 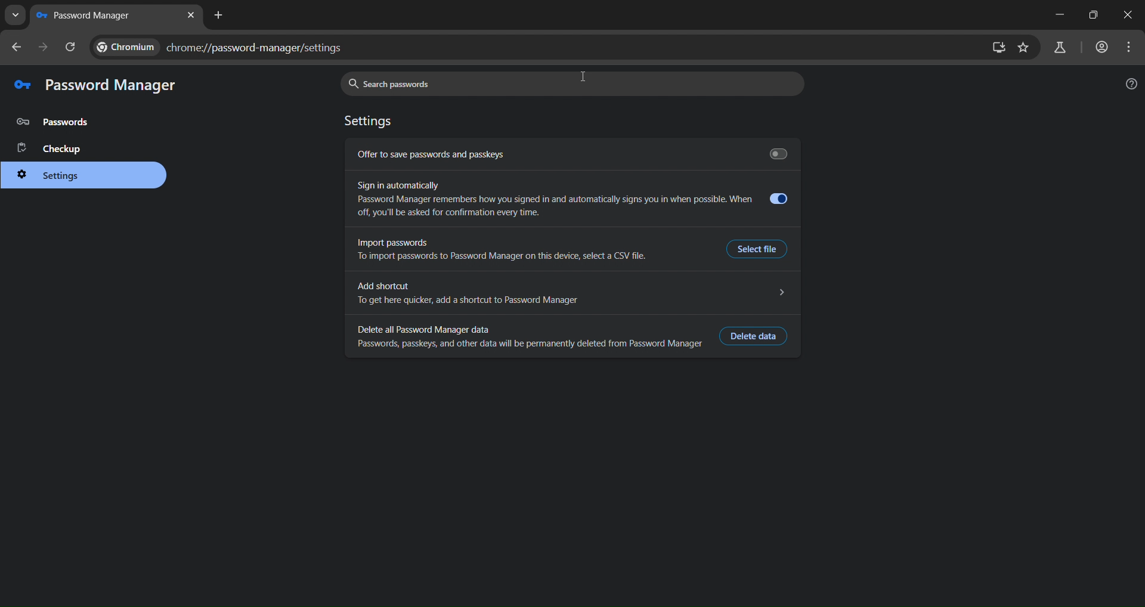 I want to click on password, so click(x=56, y=122).